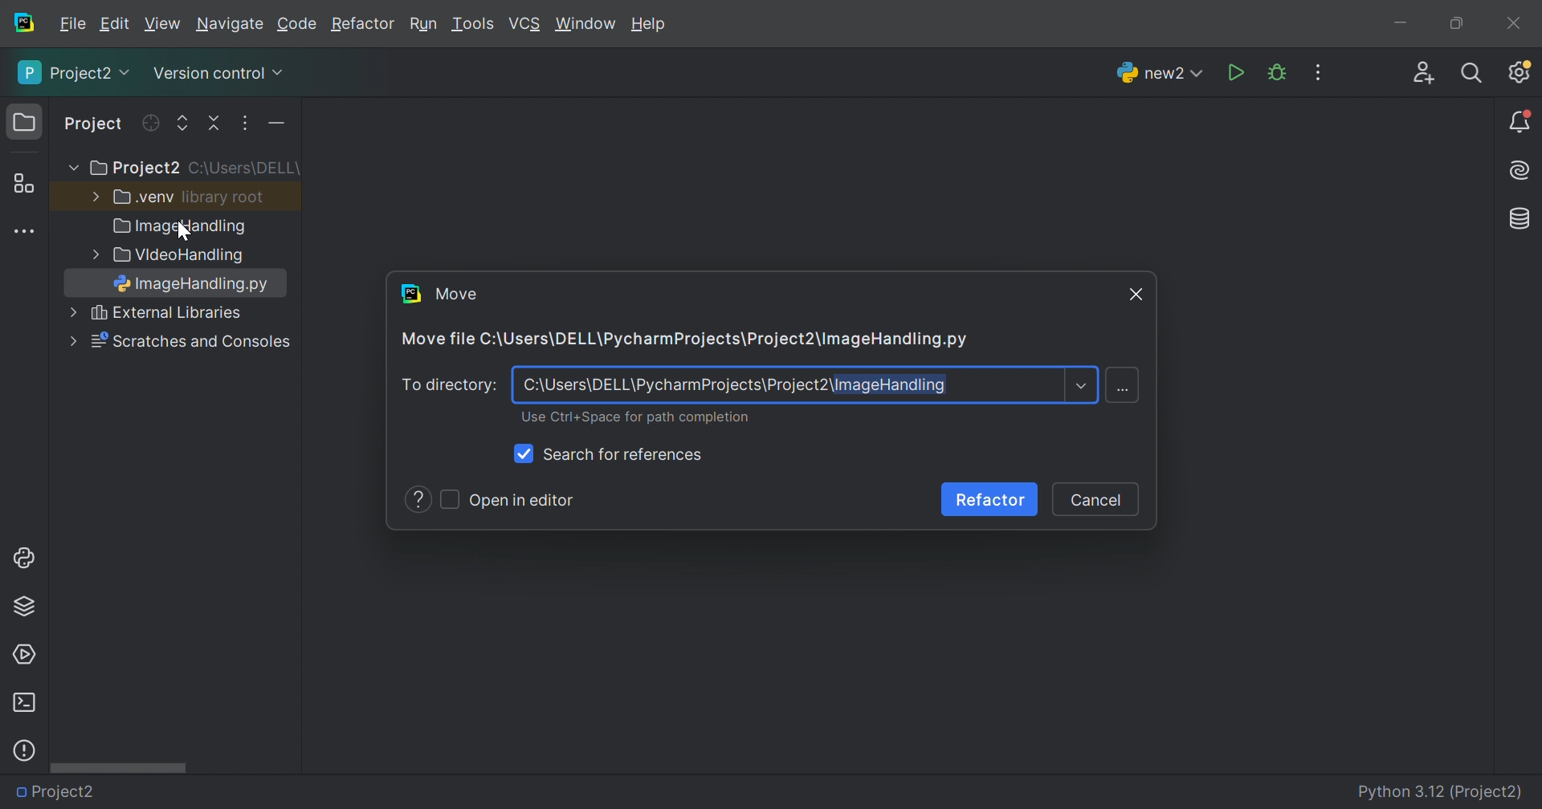  Describe the element at coordinates (1455, 25) in the screenshot. I see `Restore down` at that location.